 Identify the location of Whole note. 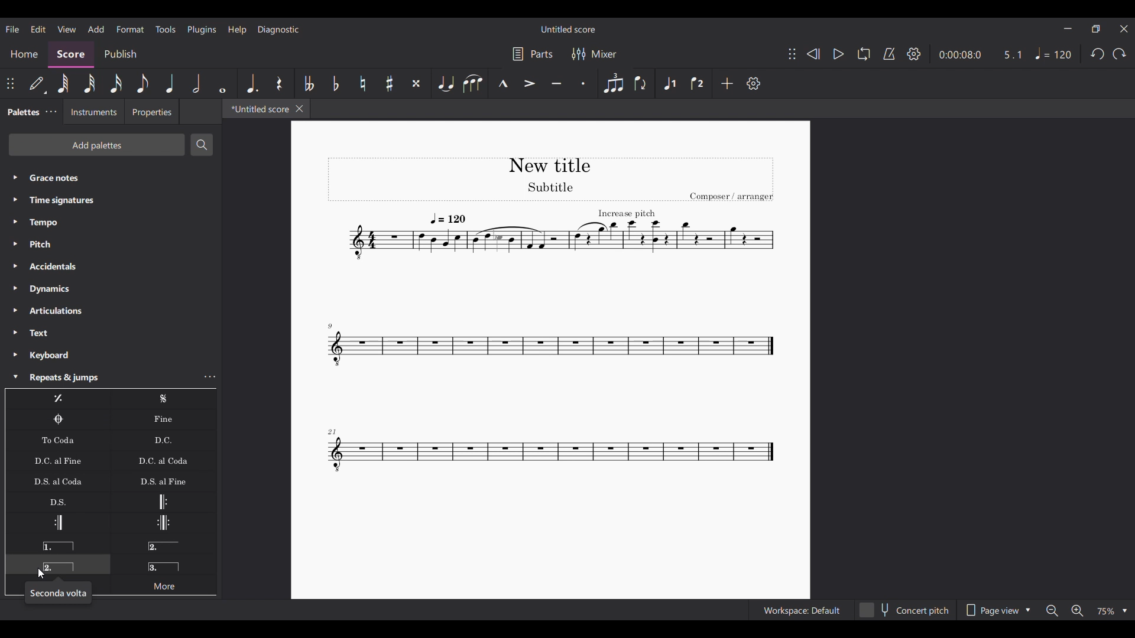
(222, 83).